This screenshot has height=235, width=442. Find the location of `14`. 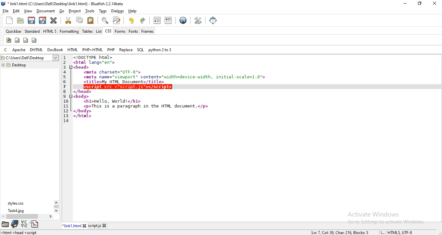

14 is located at coordinates (66, 121).